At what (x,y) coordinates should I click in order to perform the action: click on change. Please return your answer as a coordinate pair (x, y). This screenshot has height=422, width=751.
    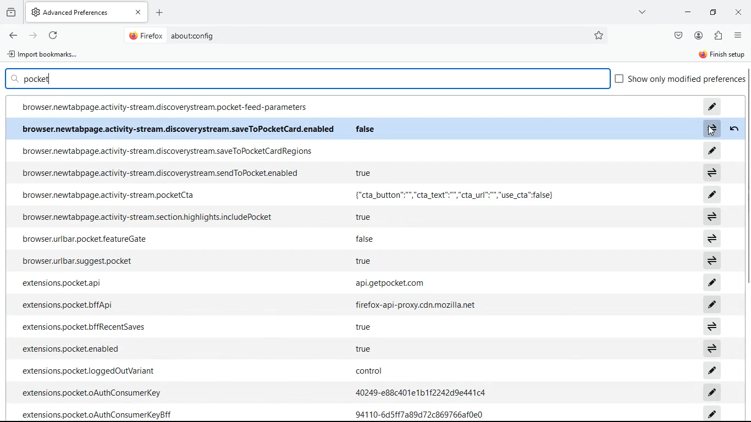
    Looking at the image, I should click on (733, 129).